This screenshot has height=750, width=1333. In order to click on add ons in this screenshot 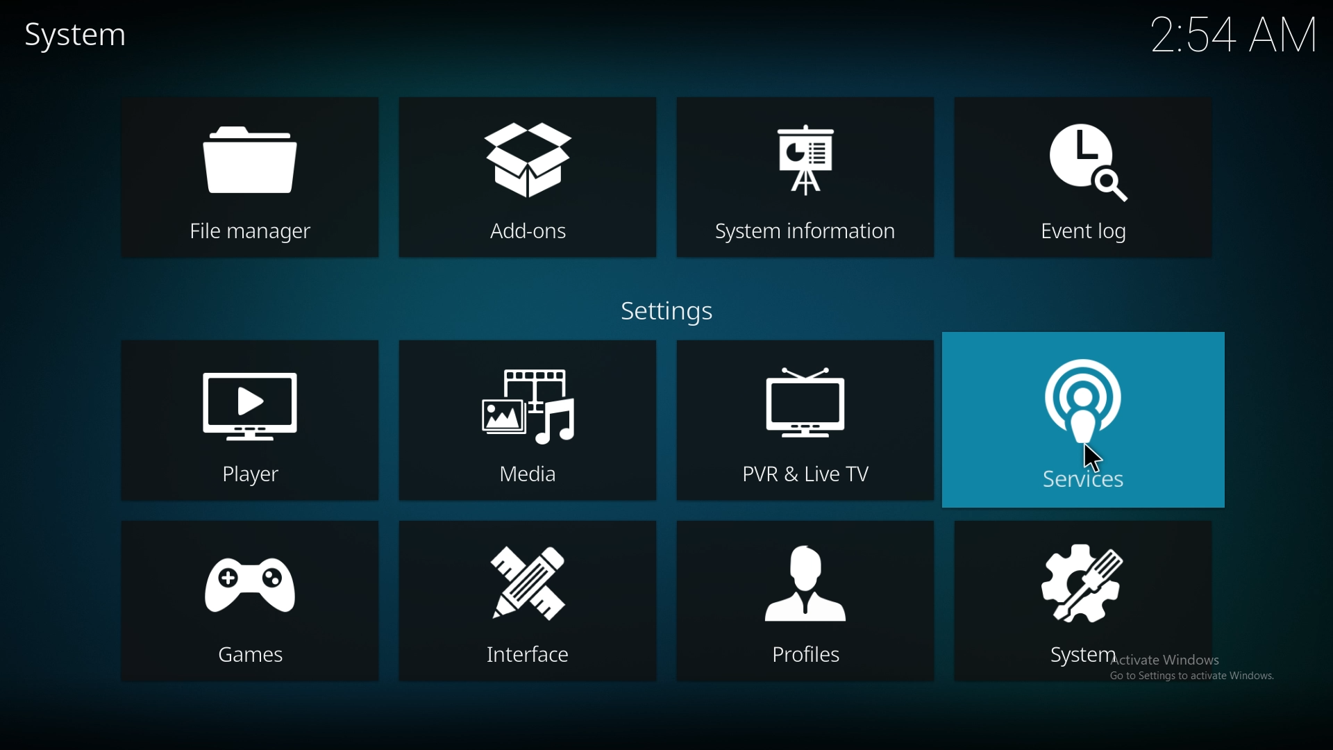, I will do `click(530, 174)`.